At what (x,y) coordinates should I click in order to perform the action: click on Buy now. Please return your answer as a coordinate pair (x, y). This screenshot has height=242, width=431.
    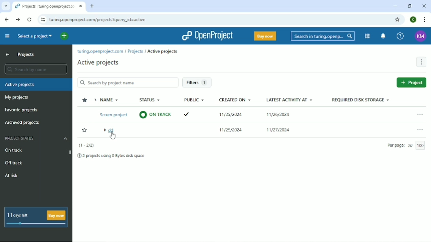
    Looking at the image, I should click on (264, 36).